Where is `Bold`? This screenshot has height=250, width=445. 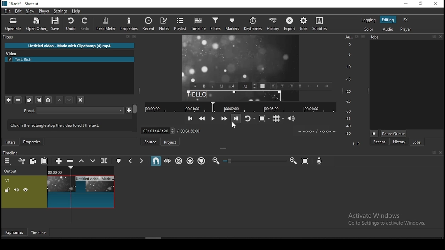 Bold is located at coordinates (204, 86).